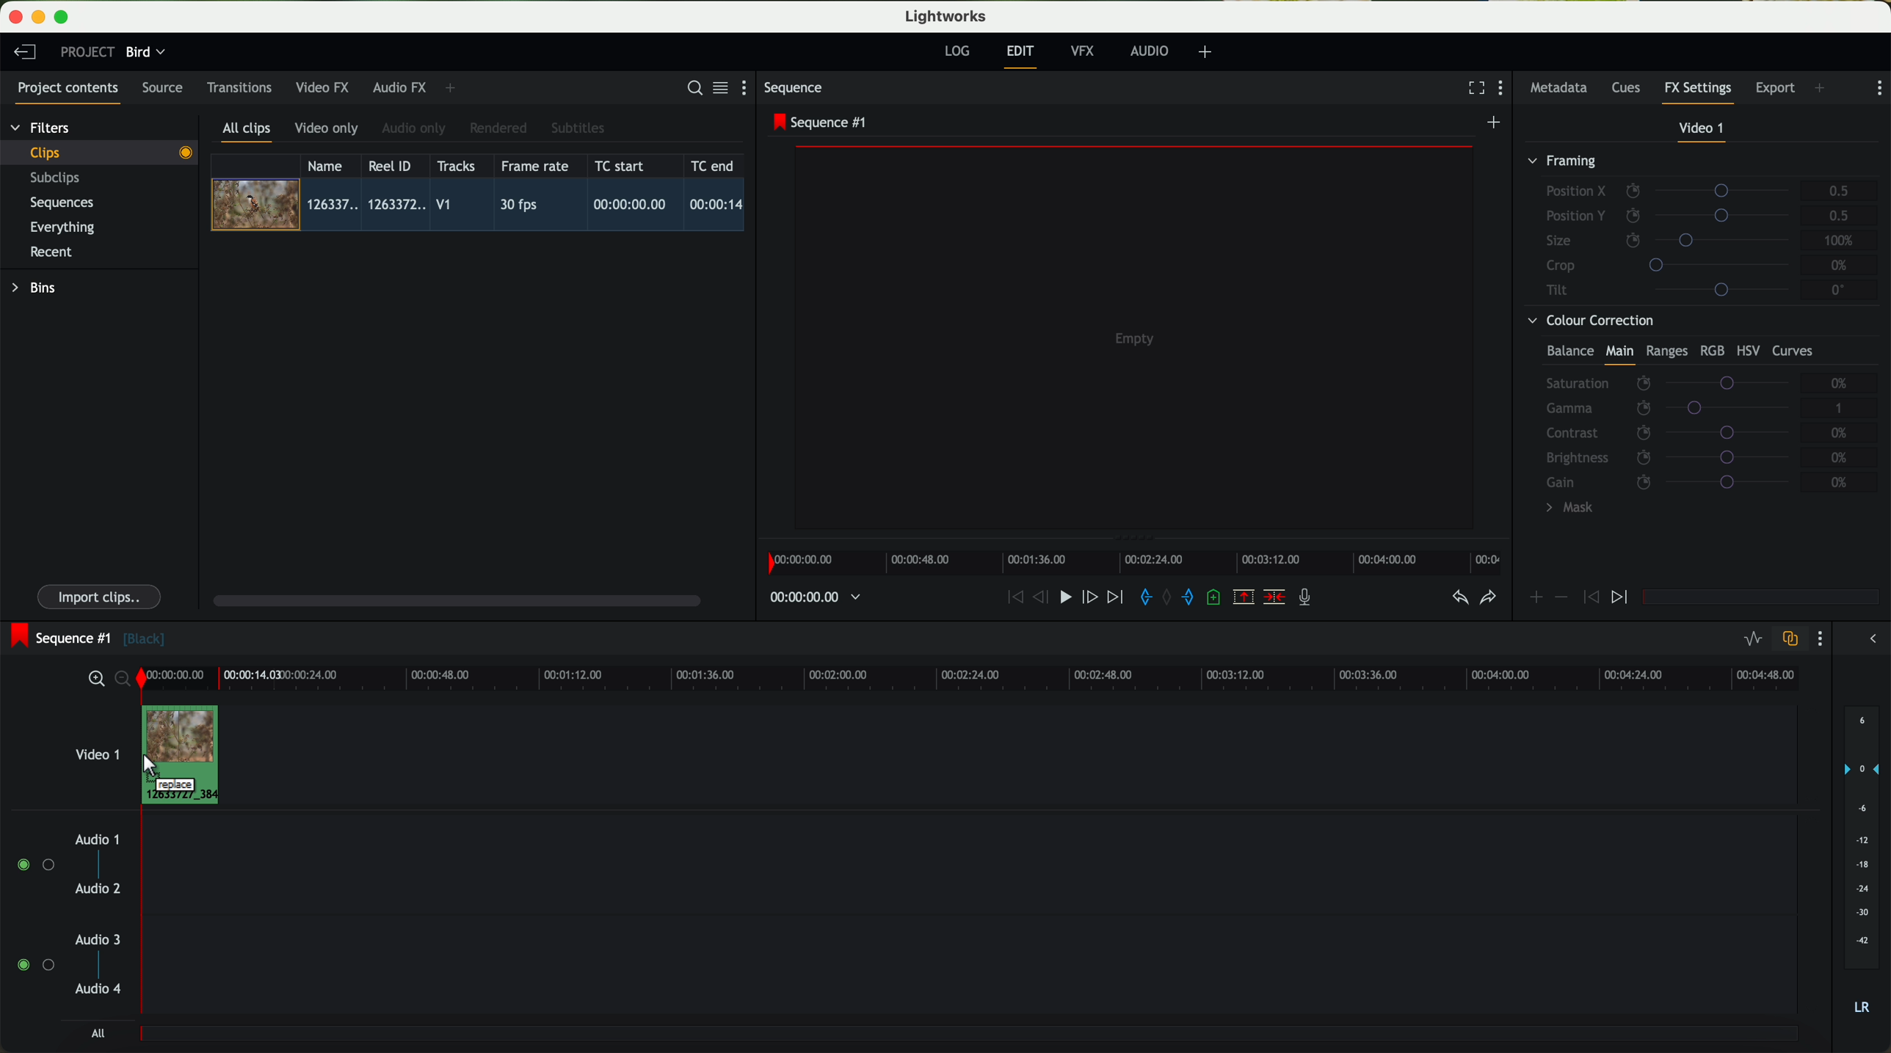 This screenshot has height=1053, width=1891. Describe the element at coordinates (1674, 215) in the screenshot. I see `position Y` at that location.